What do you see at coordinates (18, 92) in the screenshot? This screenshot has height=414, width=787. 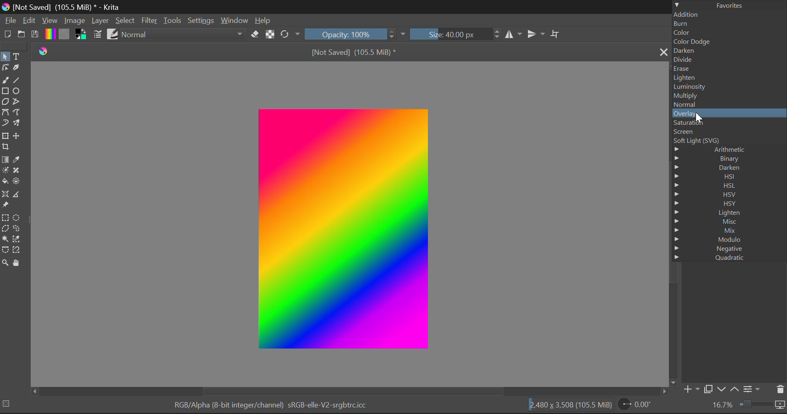 I see `Elipses` at bounding box center [18, 92].